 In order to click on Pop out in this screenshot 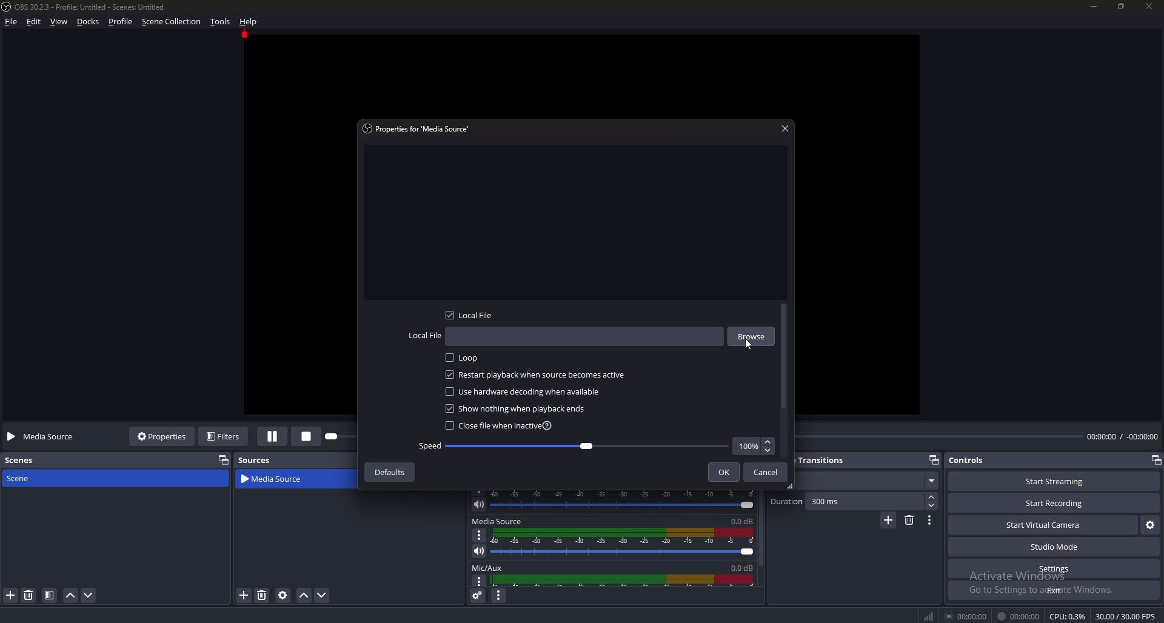, I will do `click(934, 461)`.